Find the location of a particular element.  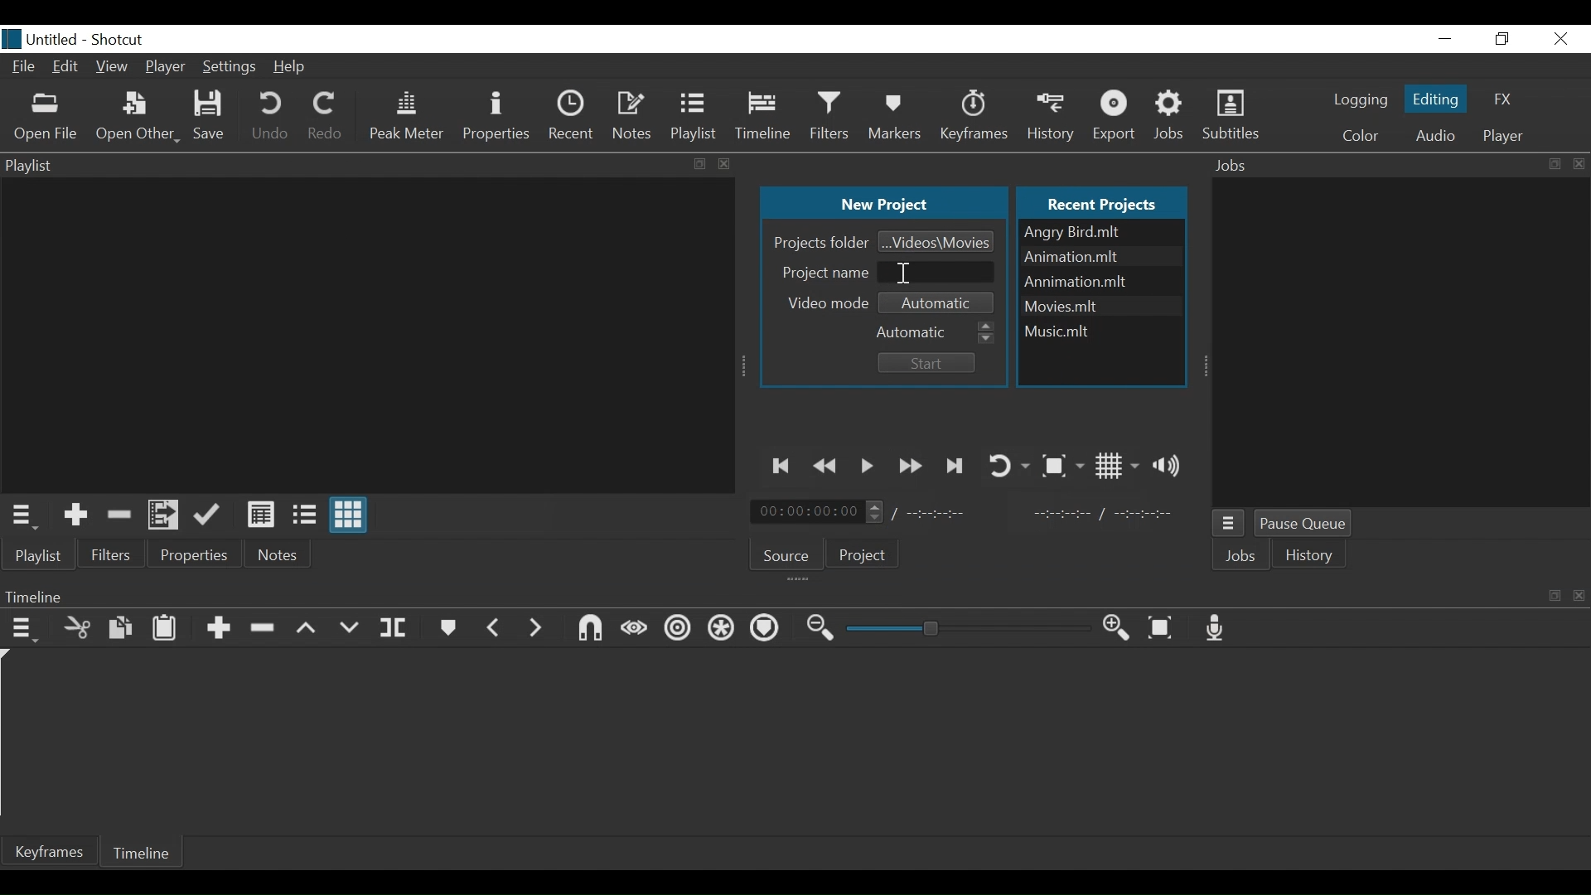

Filters is located at coordinates (833, 115).